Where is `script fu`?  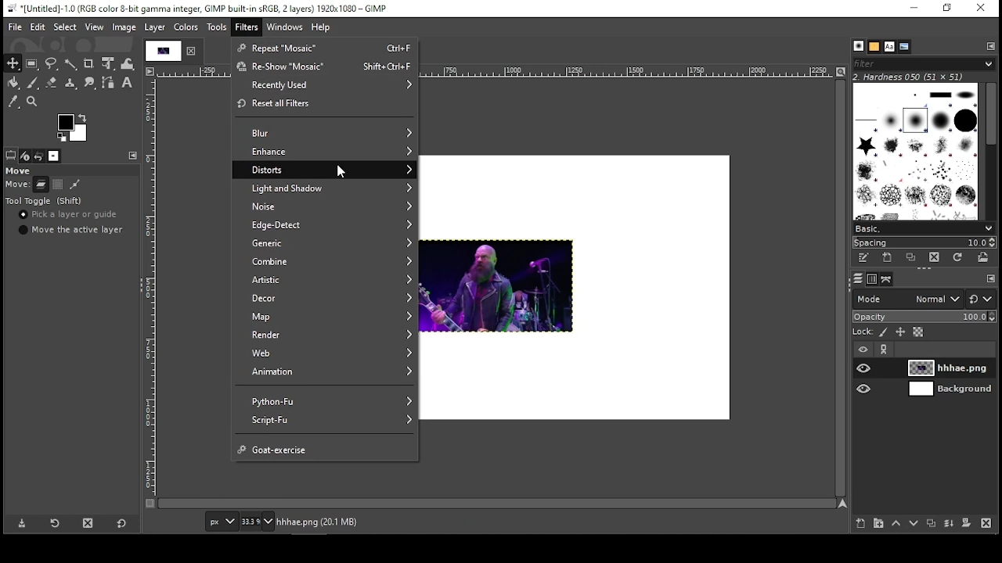
script fu is located at coordinates (326, 422).